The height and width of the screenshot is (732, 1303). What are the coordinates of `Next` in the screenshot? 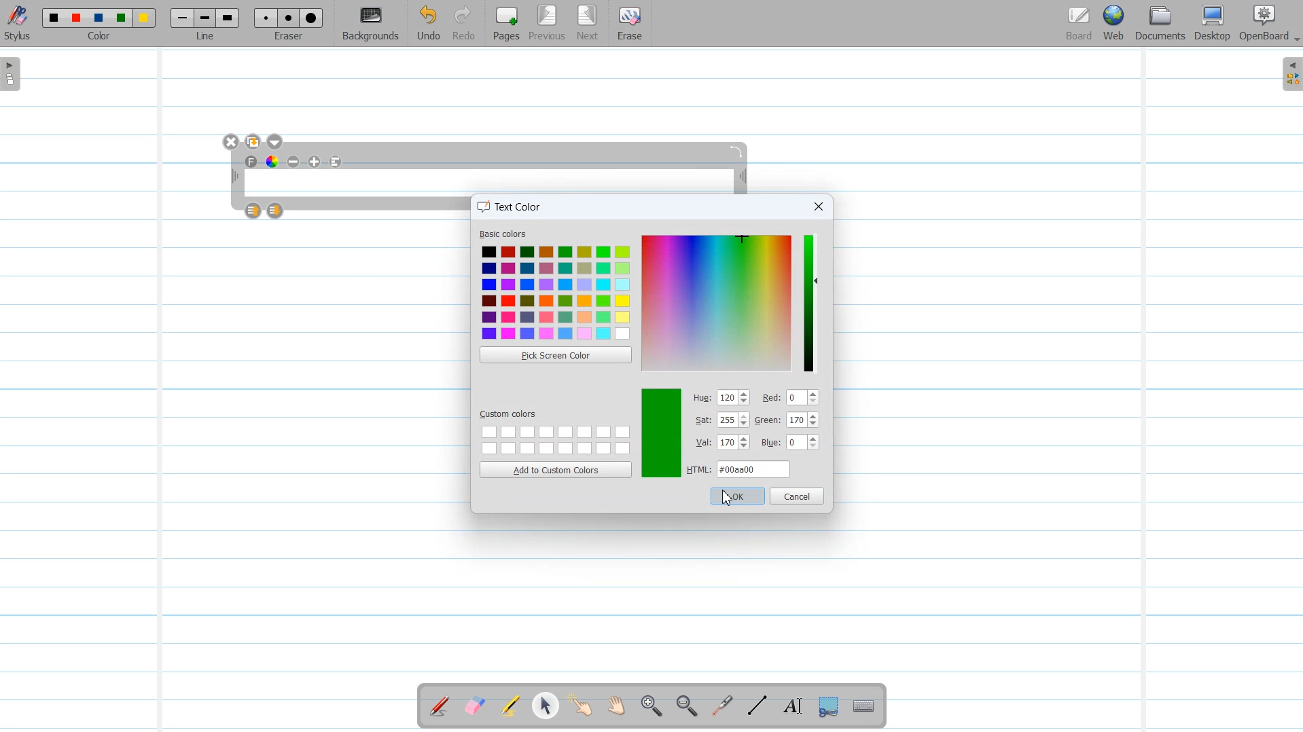 It's located at (588, 24).